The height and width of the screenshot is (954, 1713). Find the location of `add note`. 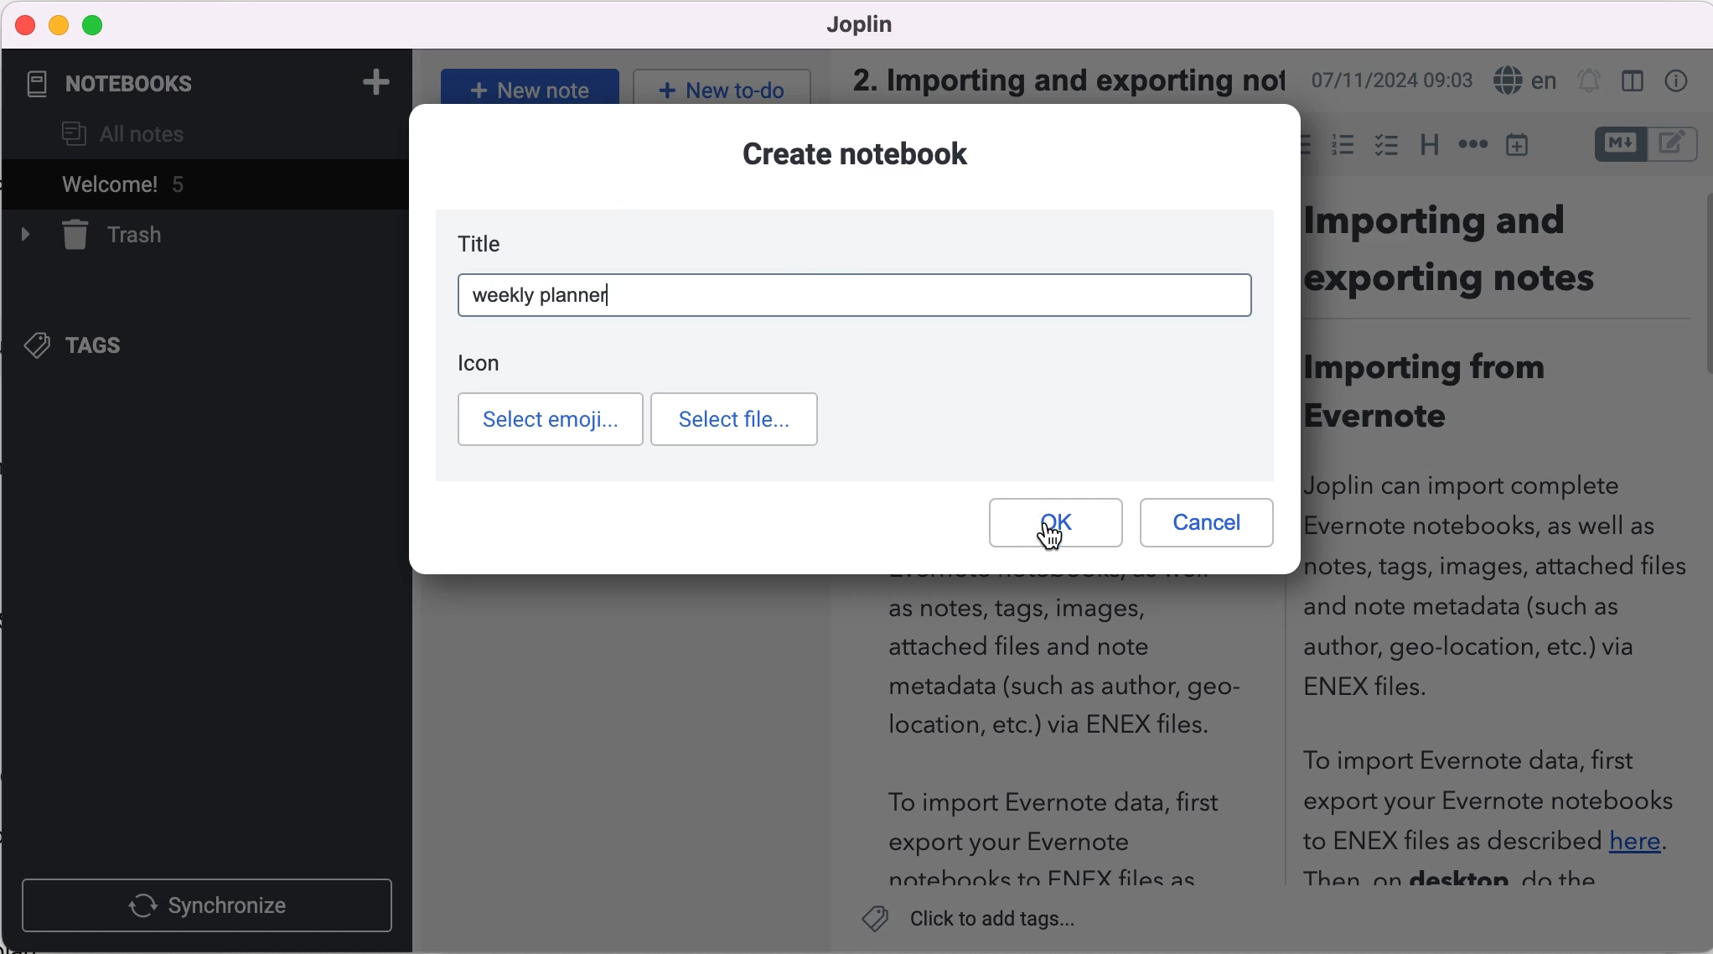

add note is located at coordinates (375, 80).